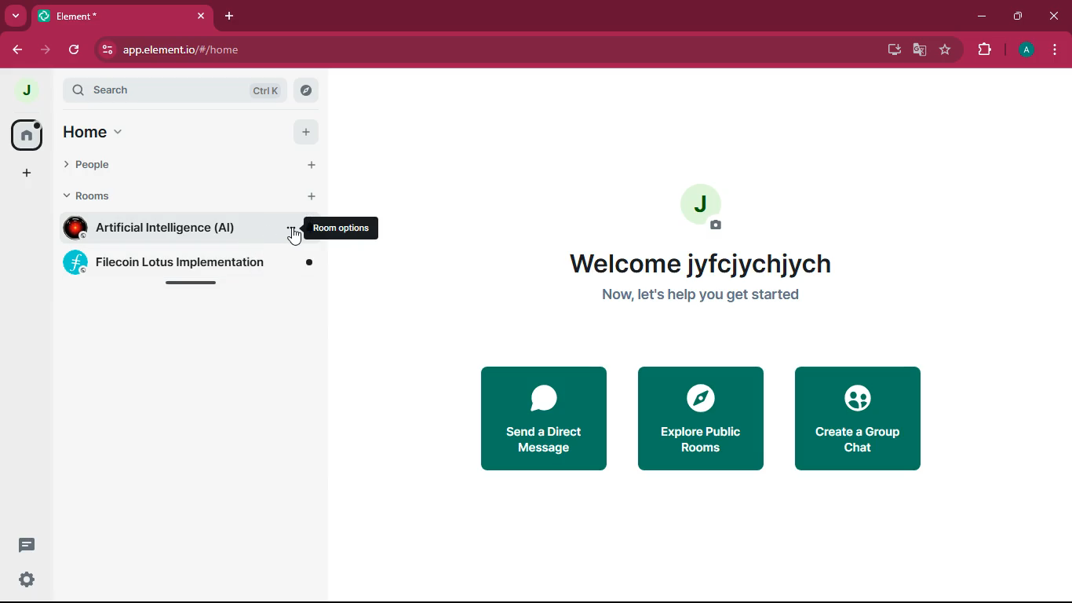 This screenshot has width=1072, height=603. I want to click on desktop, so click(892, 49).